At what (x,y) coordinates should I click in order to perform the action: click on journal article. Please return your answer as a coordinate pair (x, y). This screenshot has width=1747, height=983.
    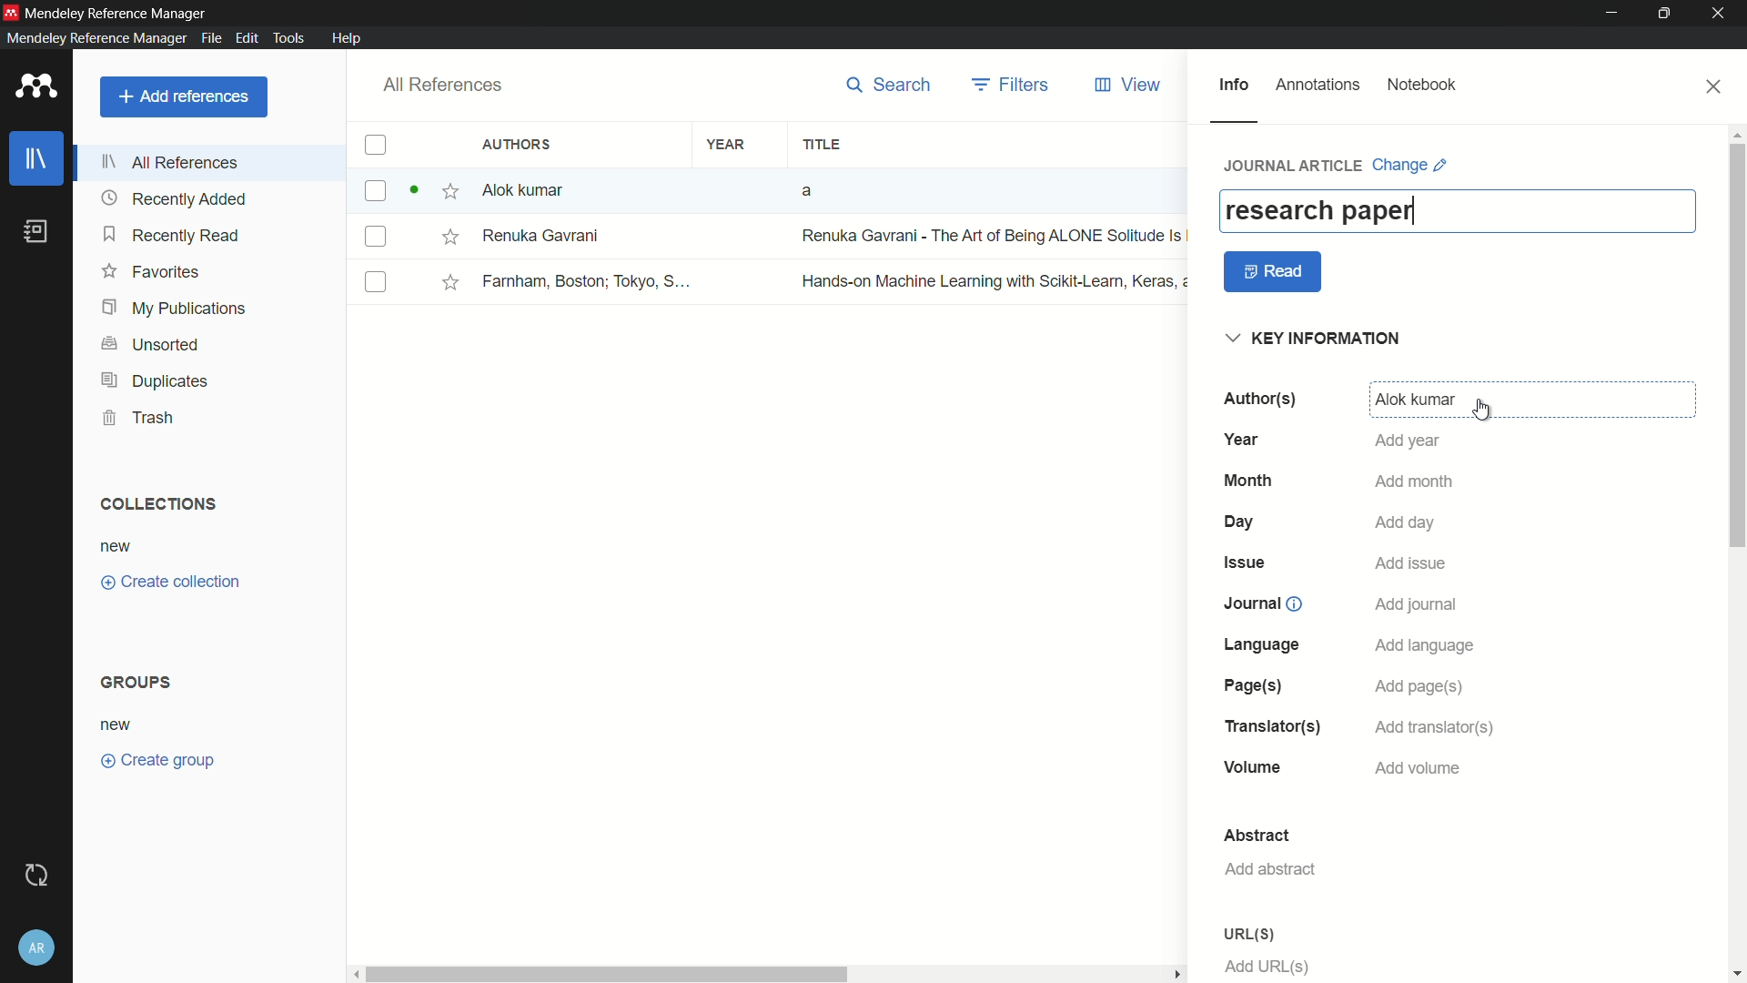
    Looking at the image, I should click on (1295, 165).